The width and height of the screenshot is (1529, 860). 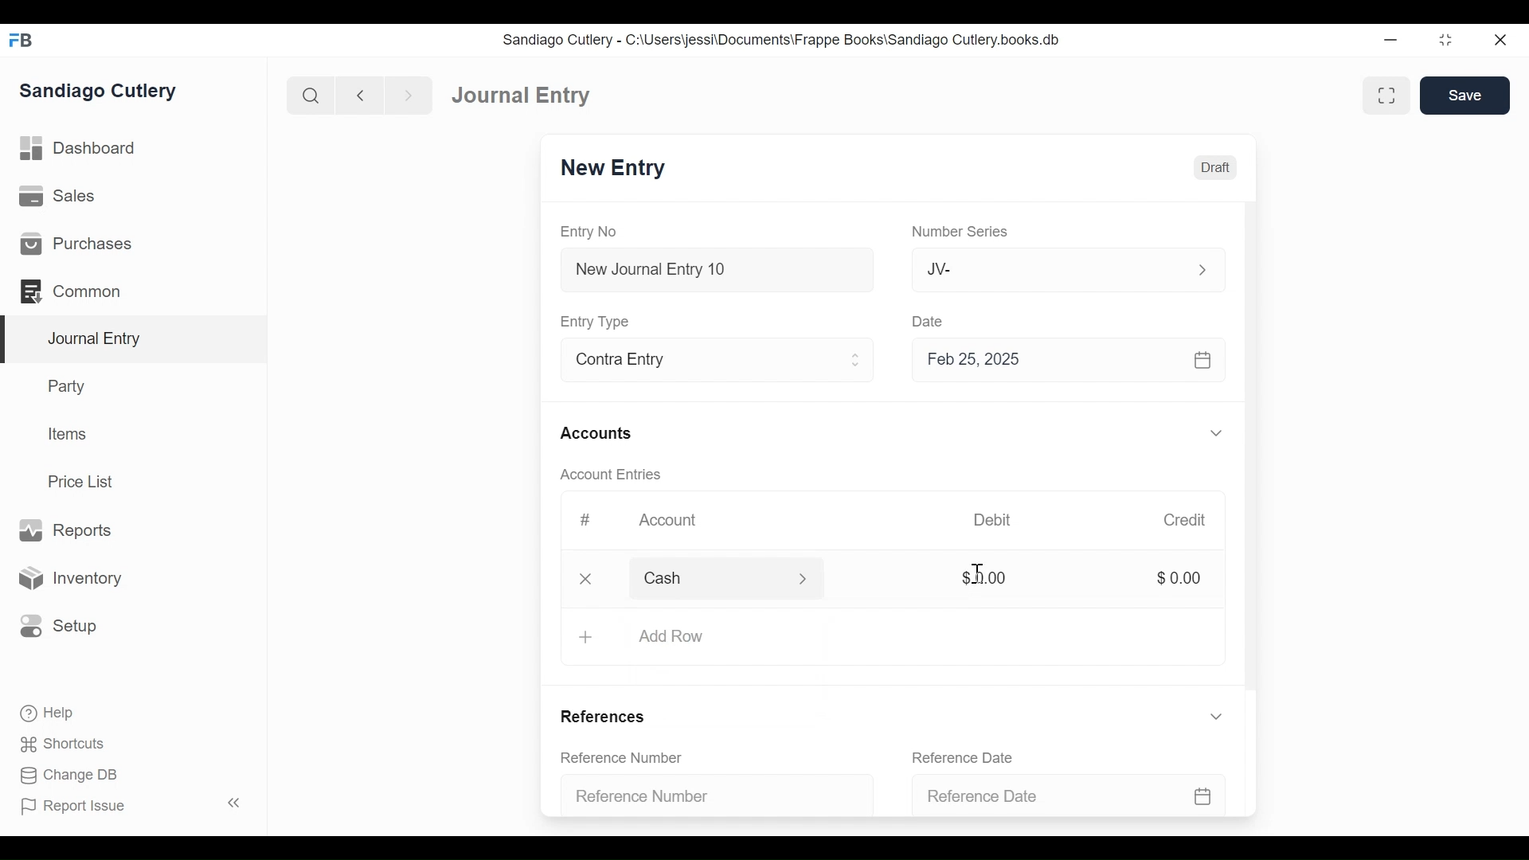 I want to click on Accounts, so click(x=599, y=433).